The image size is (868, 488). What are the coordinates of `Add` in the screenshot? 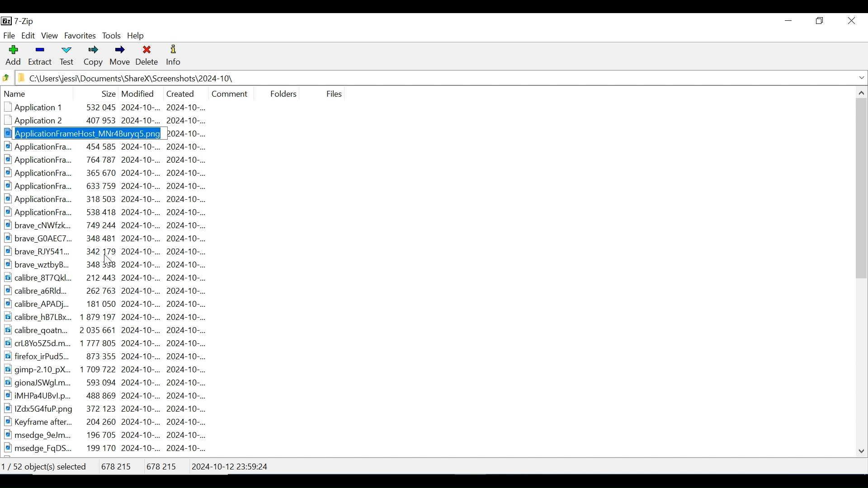 It's located at (13, 56).